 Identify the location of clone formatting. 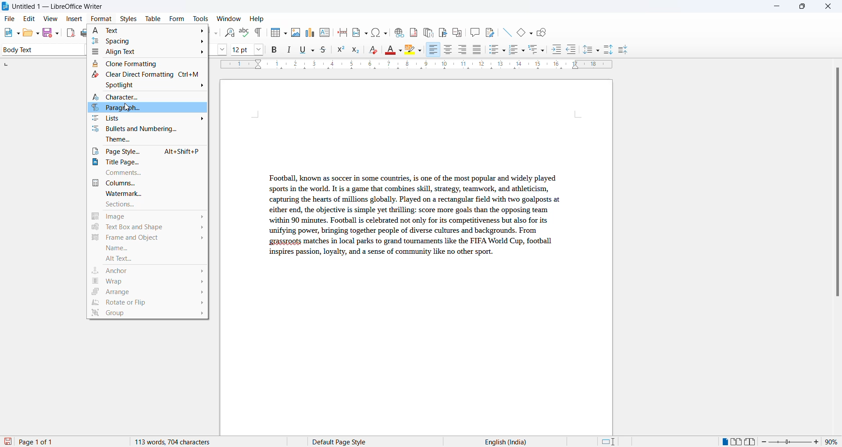
(147, 63).